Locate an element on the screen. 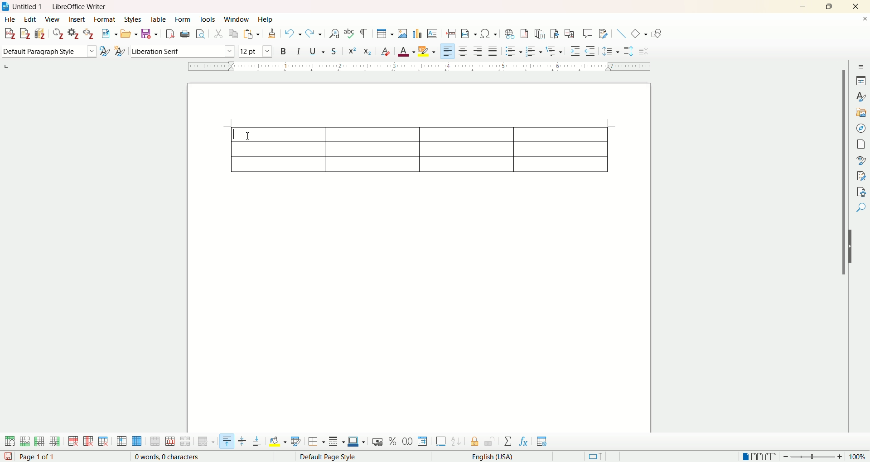 This screenshot has width=870, height=462. split cell is located at coordinates (169, 442).